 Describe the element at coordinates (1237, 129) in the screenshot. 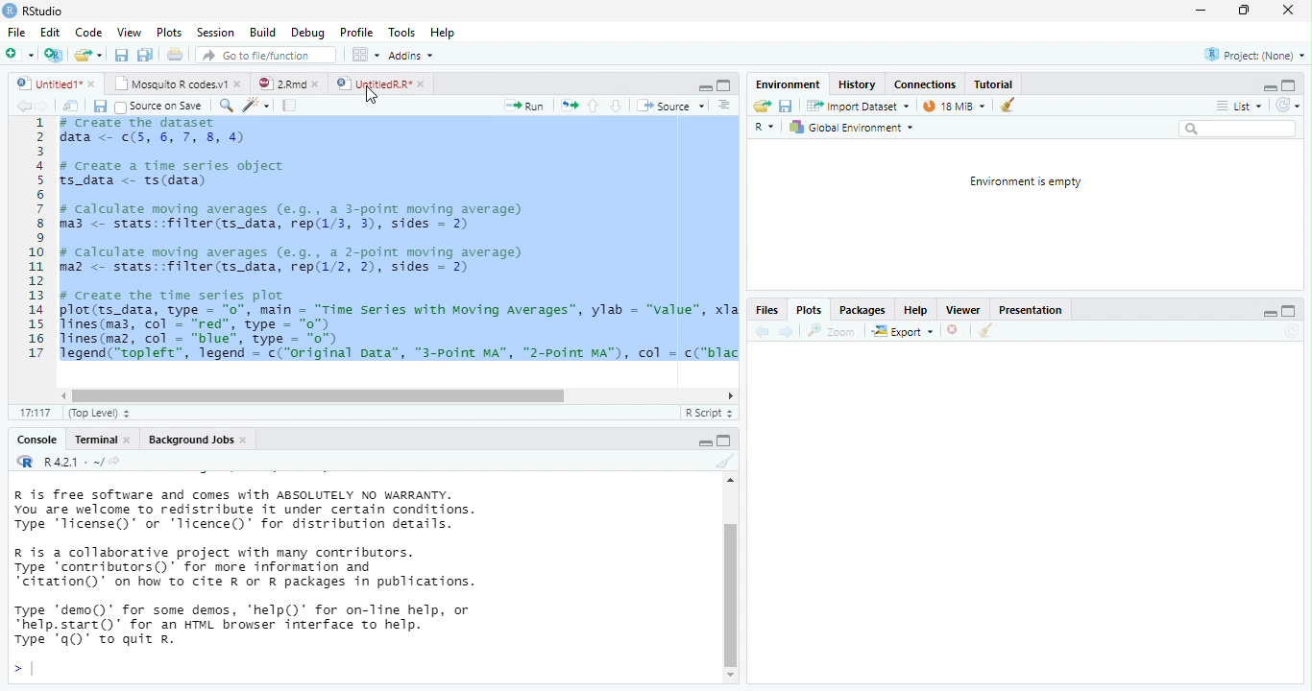

I see `search` at that location.